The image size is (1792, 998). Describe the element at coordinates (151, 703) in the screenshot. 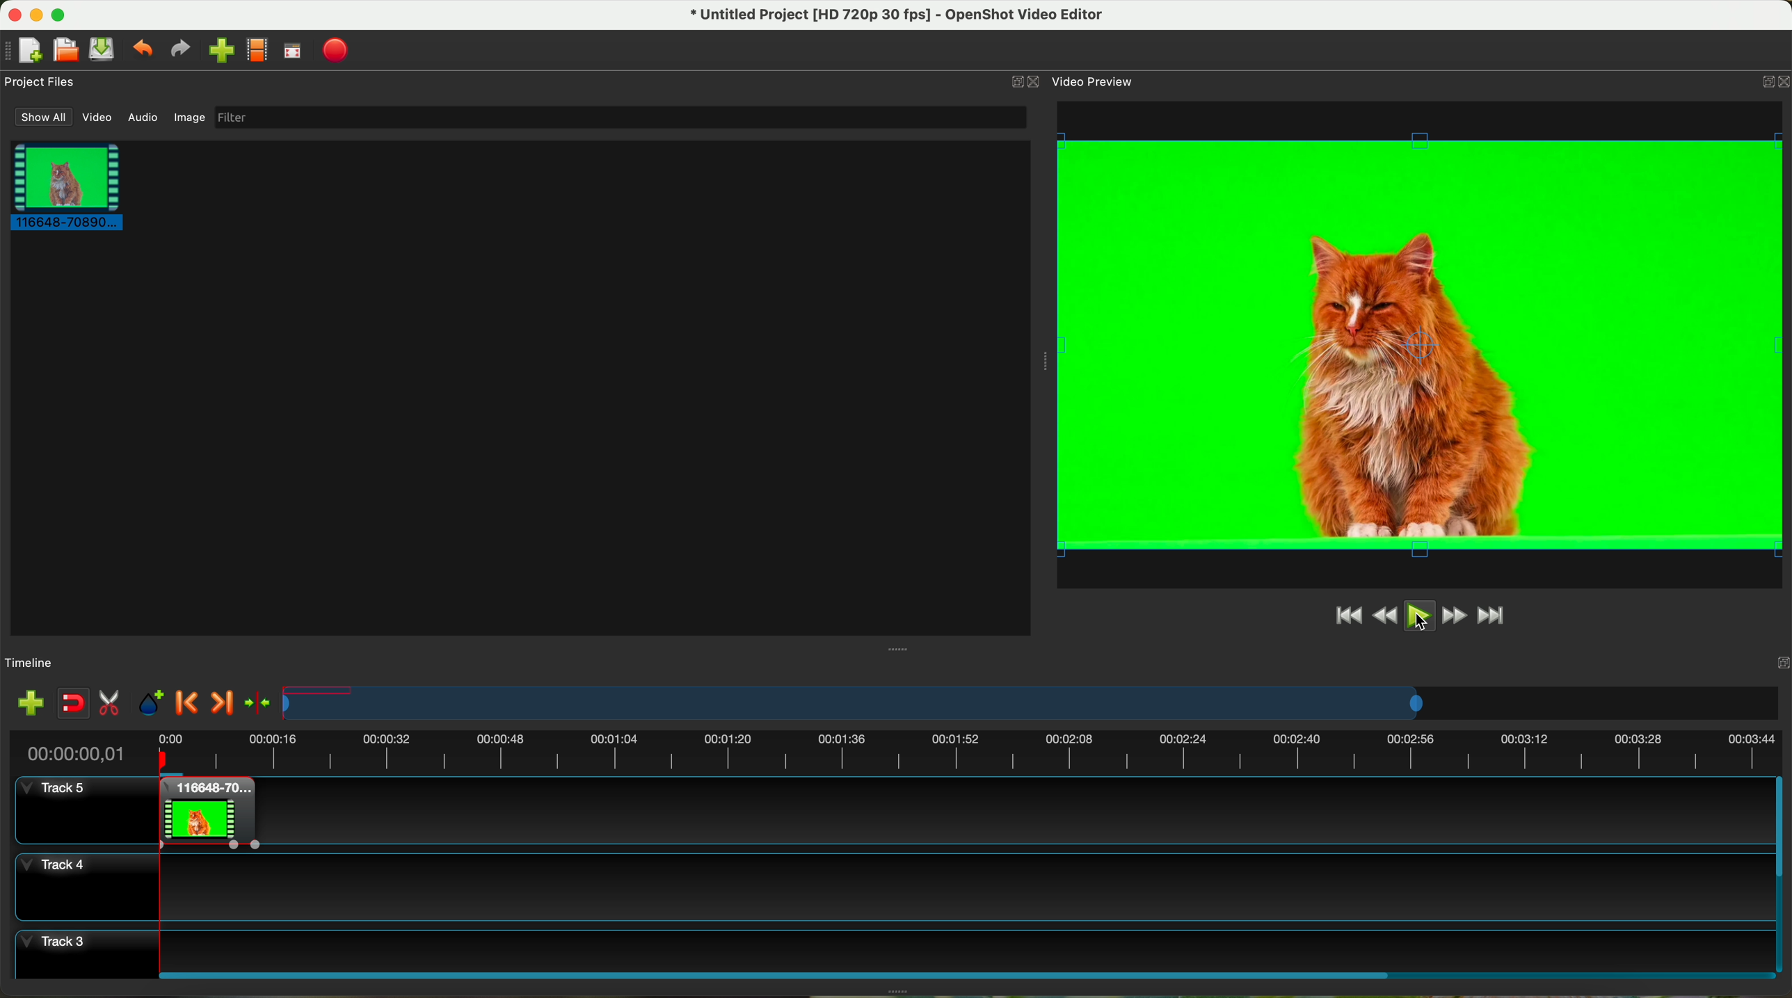

I see `add mark` at that location.